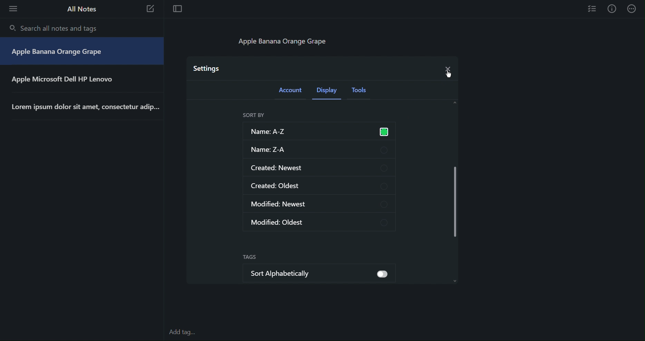  Describe the element at coordinates (593, 8) in the screenshot. I see `Checklist` at that location.